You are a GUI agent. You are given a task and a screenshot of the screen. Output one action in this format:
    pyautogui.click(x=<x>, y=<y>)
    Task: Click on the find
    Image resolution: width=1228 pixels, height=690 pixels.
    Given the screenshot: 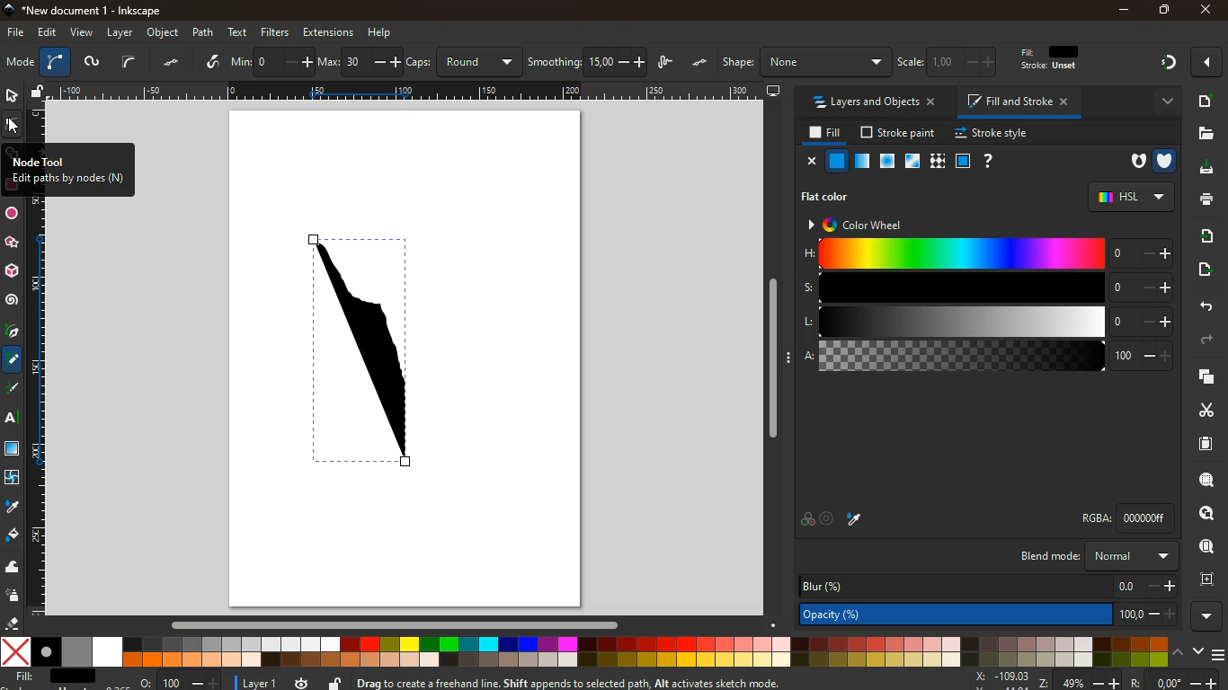 What is the action you would take?
    pyautogui.click(x=1200, y=514)
    